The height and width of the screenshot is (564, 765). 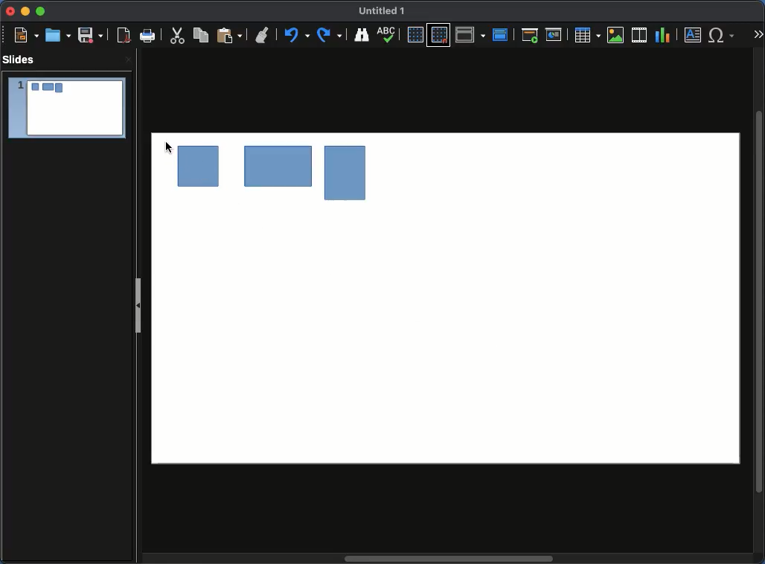 I want to click on Master slide, so click(x=502, y=33).